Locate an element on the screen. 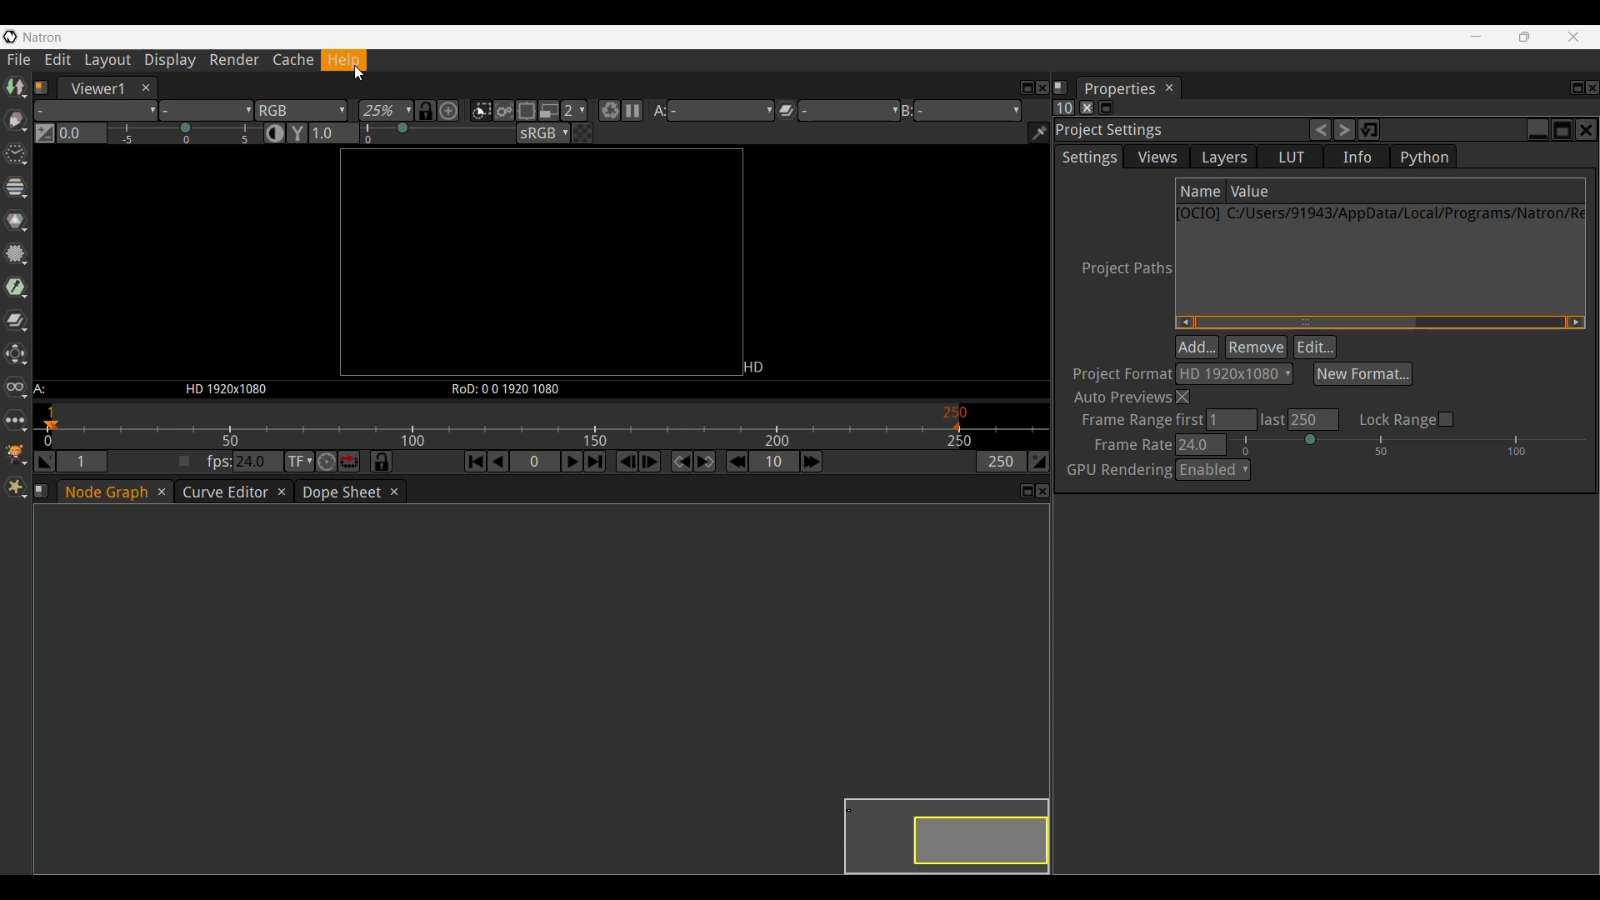 This screenshot has width=1600, height=900. Close curve editor tab is located at coordinates (282, 492).